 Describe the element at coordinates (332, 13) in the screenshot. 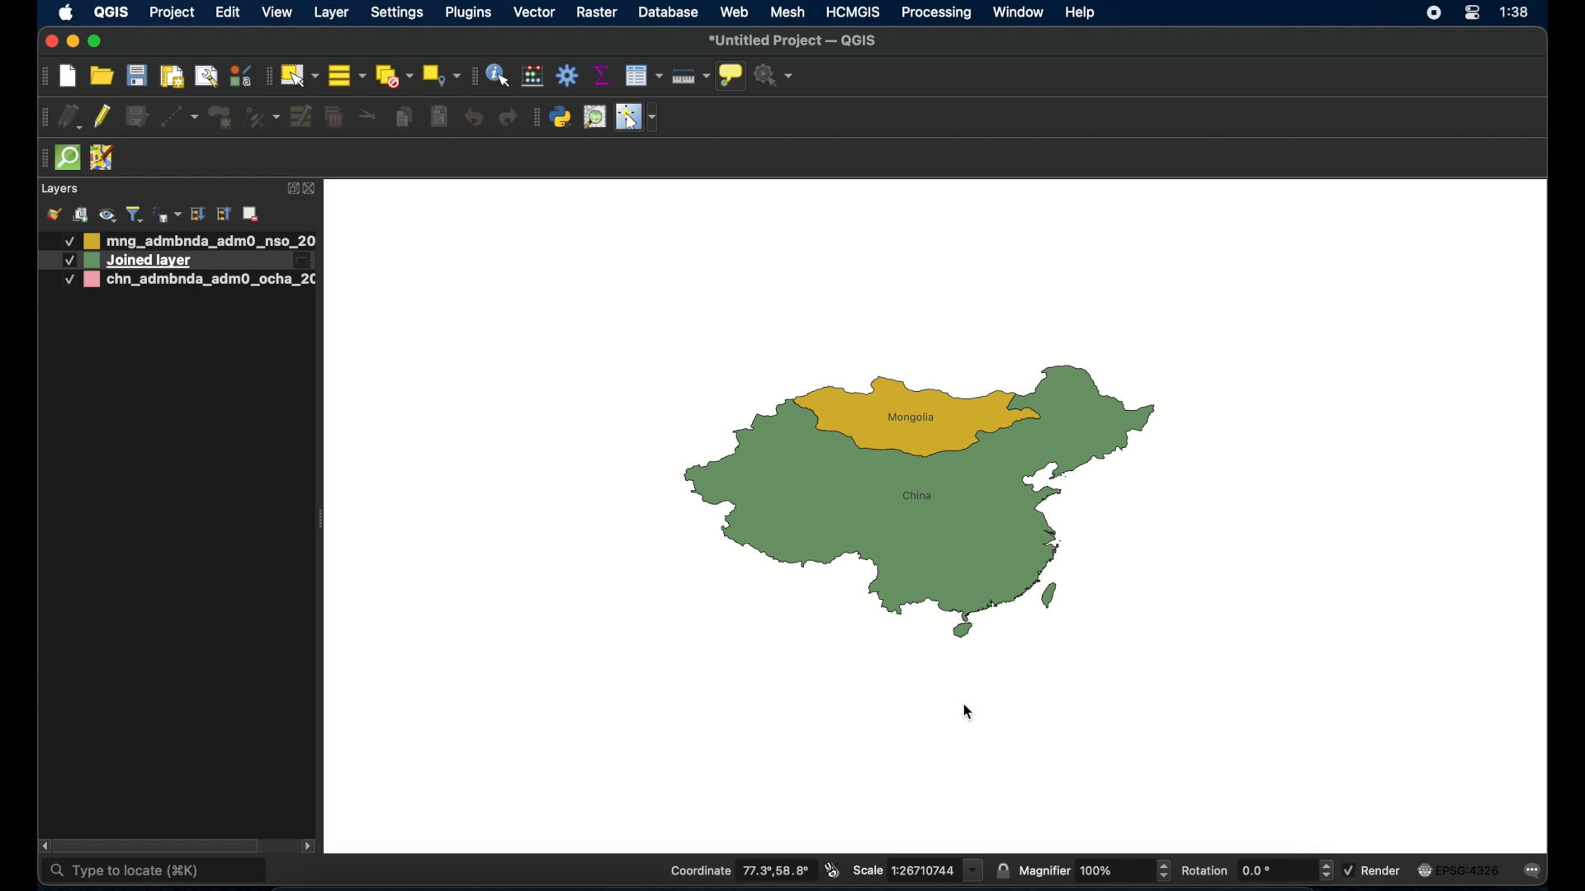

I see `layer` at that location.